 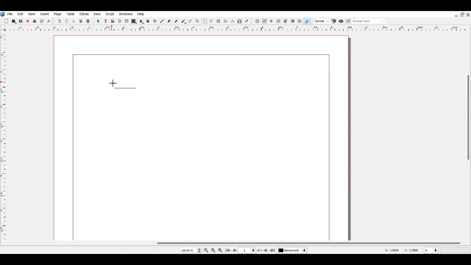 What do you see at coordinates (3, 14) in the screenshot?
I see `Logo` at bounding box center [3, 14].